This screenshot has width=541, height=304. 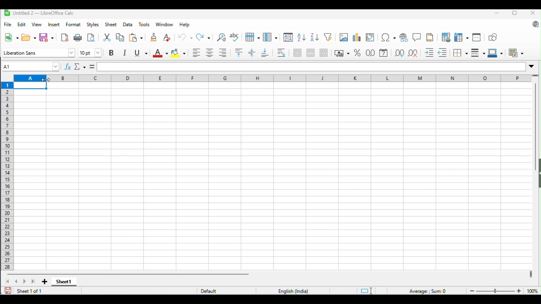 What do you see at coordinates (536, 129) in the screenshot?
I see `vertical scroll bar` at bounding box center [536, 129].